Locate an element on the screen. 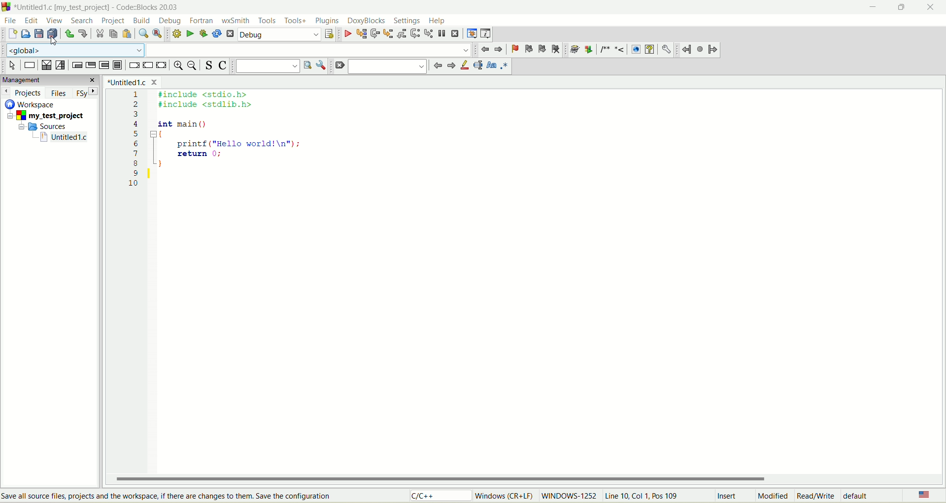  projects is located at coordinates (24, 94).